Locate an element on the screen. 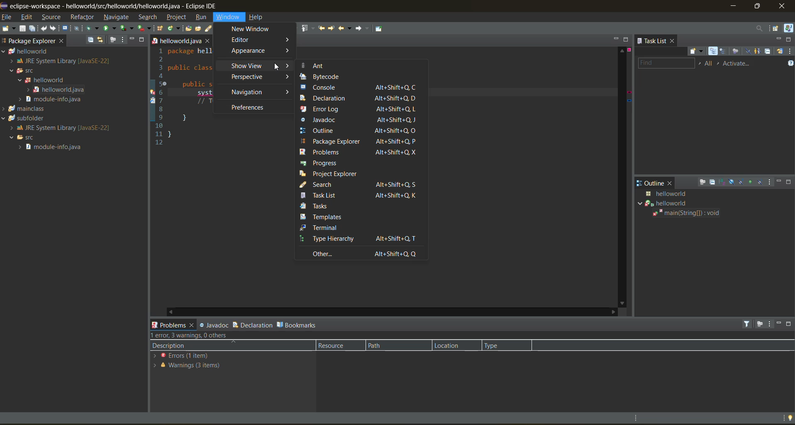 The height and width of the screenshot is (425, 795). forward is located at coordinates (363, 28).